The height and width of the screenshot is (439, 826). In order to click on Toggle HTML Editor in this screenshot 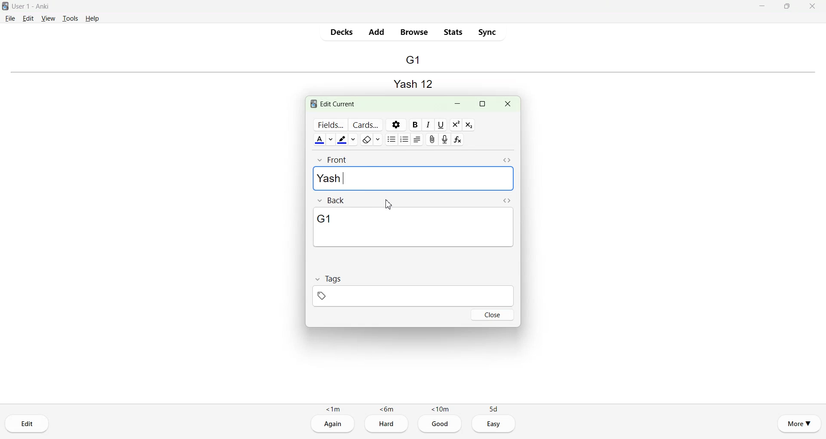, I will do `click(507, 201)`.